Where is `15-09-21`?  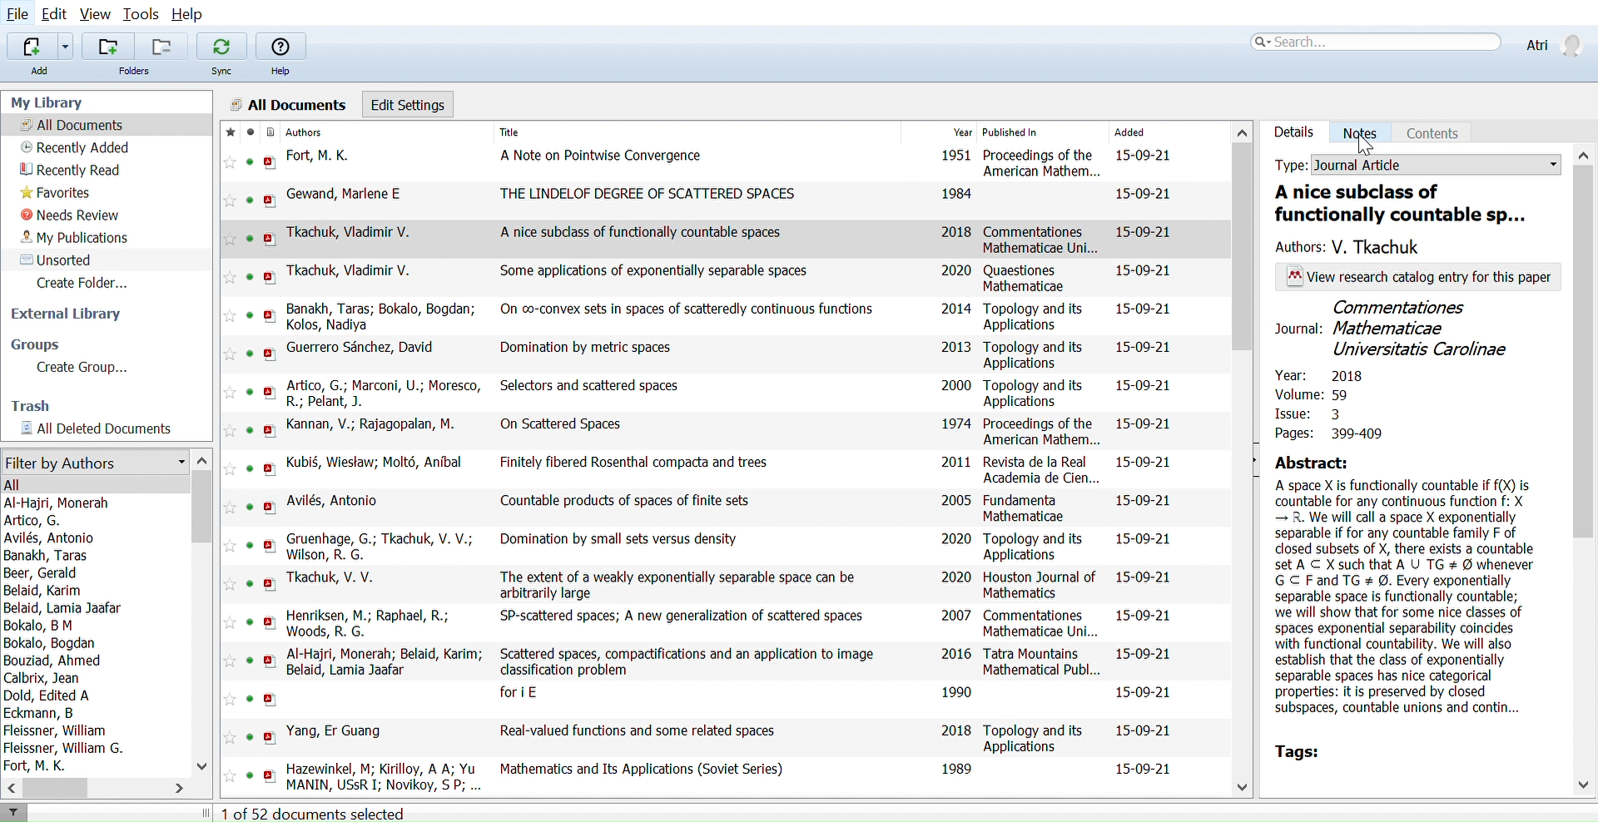 15-09-21 is located at coordinates (1143, 384).